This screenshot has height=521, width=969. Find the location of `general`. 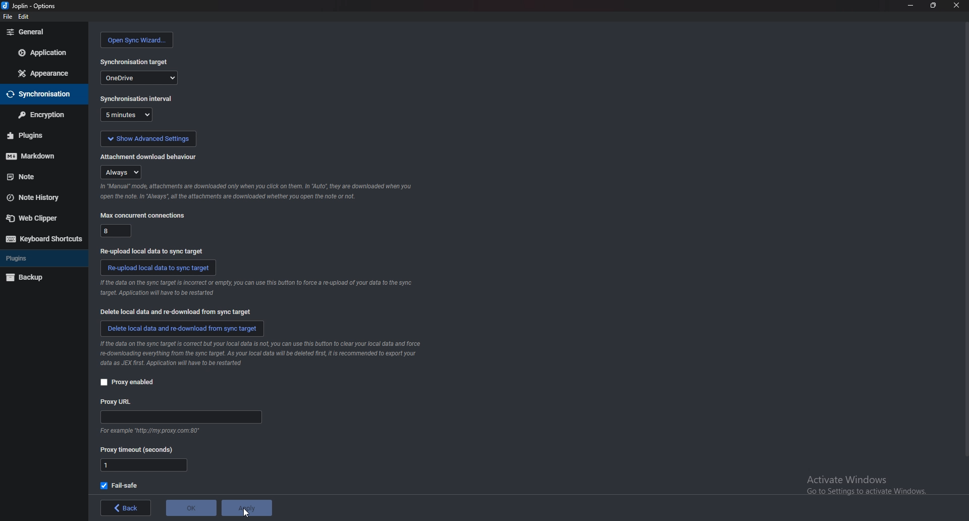

general is located at coordinates (43, 32).